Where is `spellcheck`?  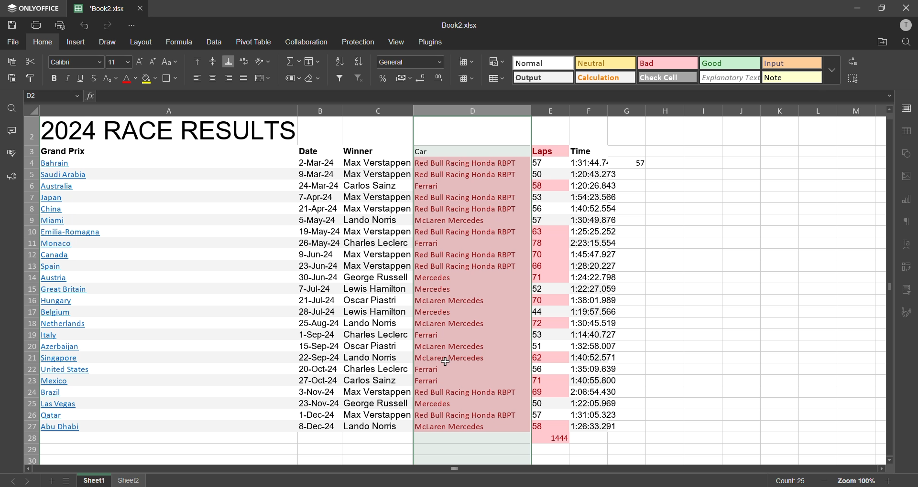 spellcheck is located at coordinates (11, 154).